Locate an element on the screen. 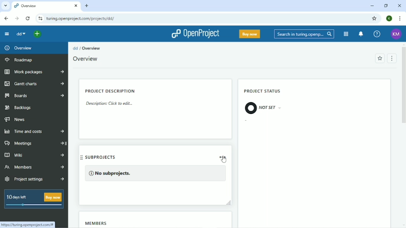 The width and height of the screenshot is (406, 228). Minimize is located at coordinates (372, 6).